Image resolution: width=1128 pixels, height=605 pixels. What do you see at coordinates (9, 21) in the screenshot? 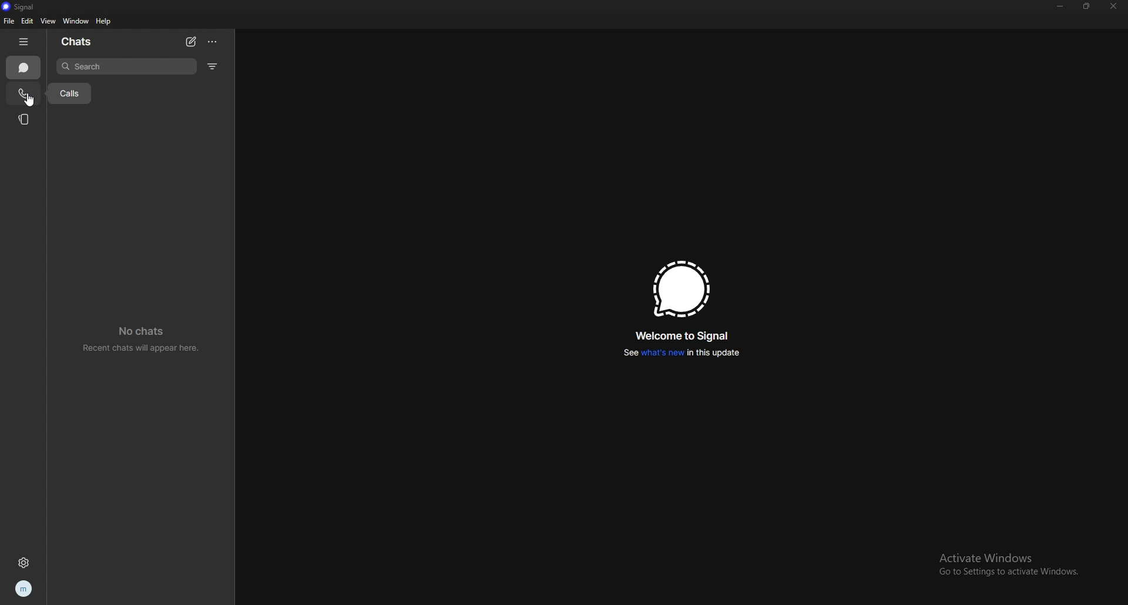
I see `file` at bounding box center [9, 21].